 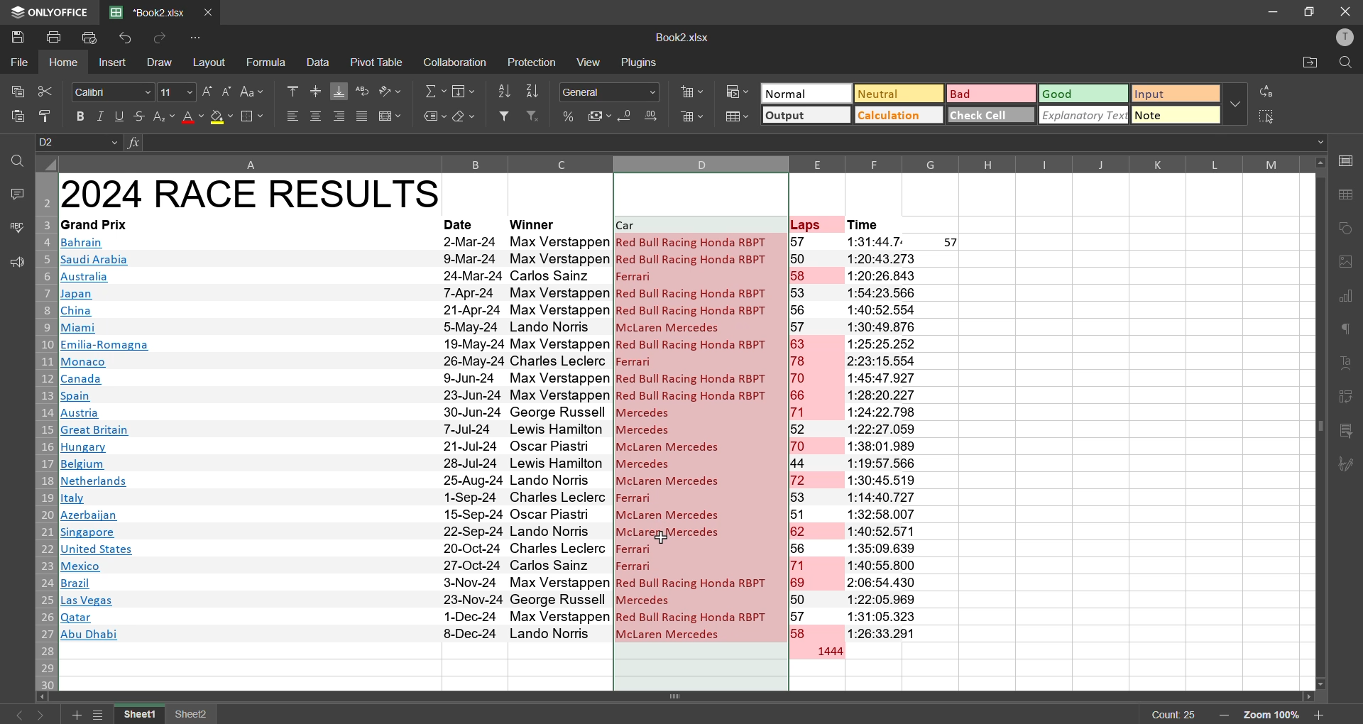 What do you see at coordinates (389, 91) in the screenshot?
I see `orientation` at bounding box center [389, 91].